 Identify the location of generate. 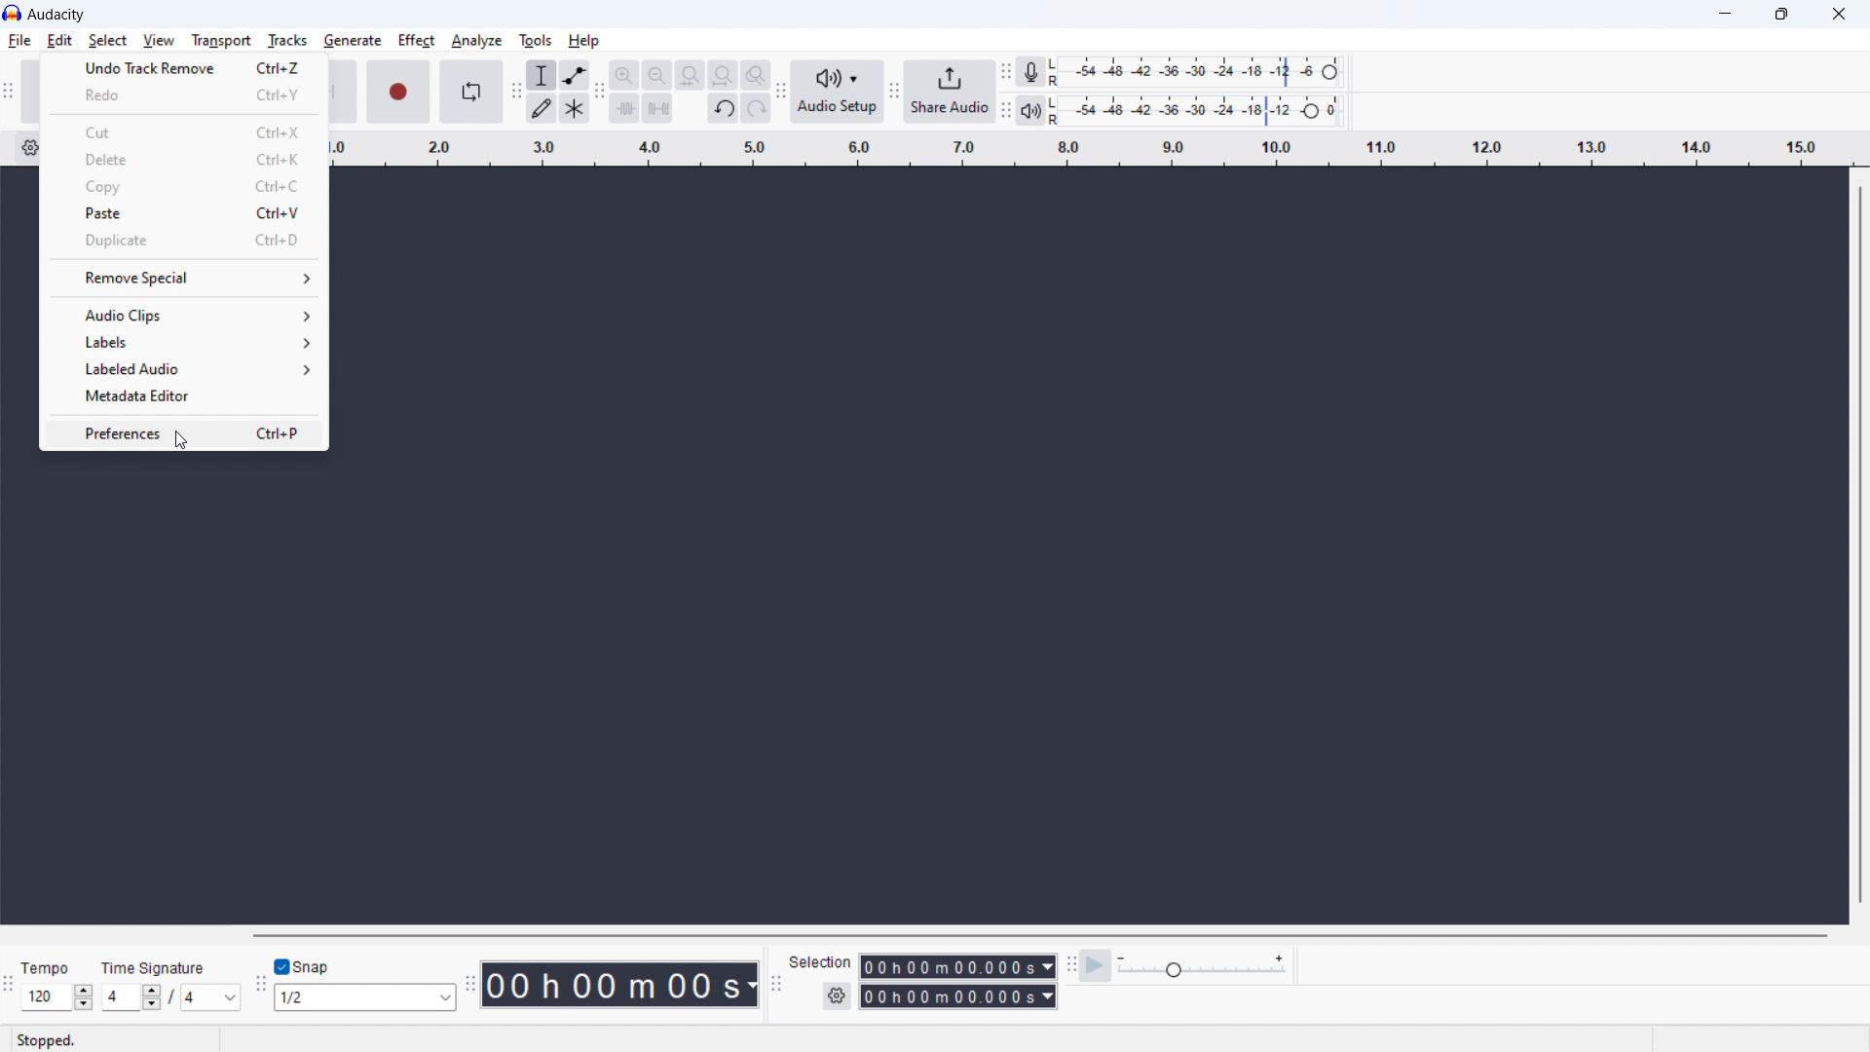
(353, 40).